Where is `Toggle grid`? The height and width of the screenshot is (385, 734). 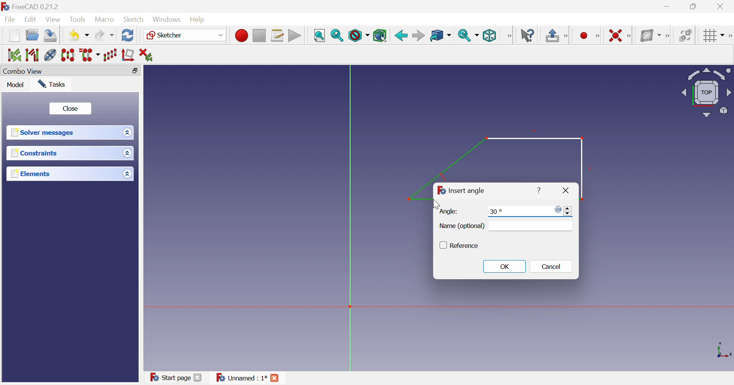 Toggle grid is located at coordinates (708, 36).